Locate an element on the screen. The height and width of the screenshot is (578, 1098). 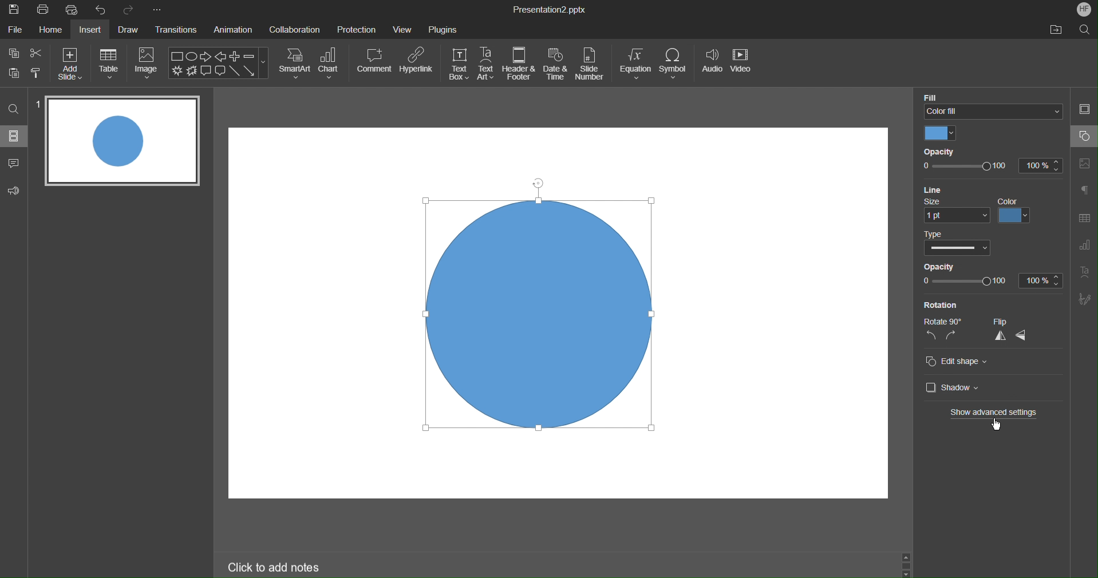
Shape Settings is located at coordinates (1084, 136).